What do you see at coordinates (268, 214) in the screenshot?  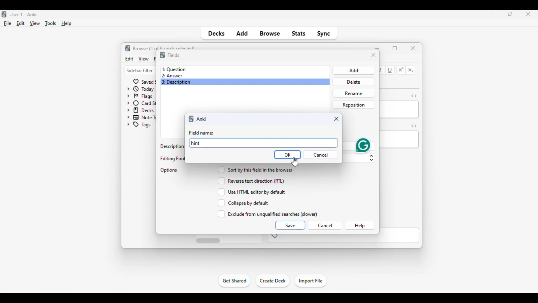 I see `exclude from unqualified searches (slower)` at bounding box center [268, 214].